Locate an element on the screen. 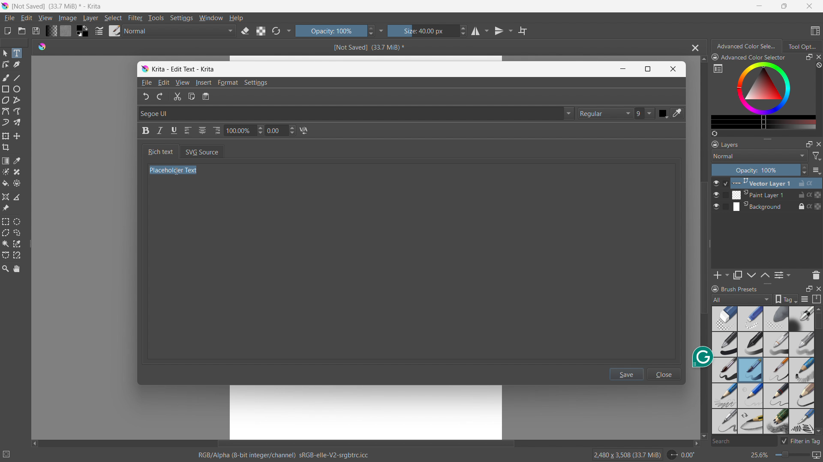 This screenshot has width=823, height=462. sketch pencil is located at coordinates (801, 370).